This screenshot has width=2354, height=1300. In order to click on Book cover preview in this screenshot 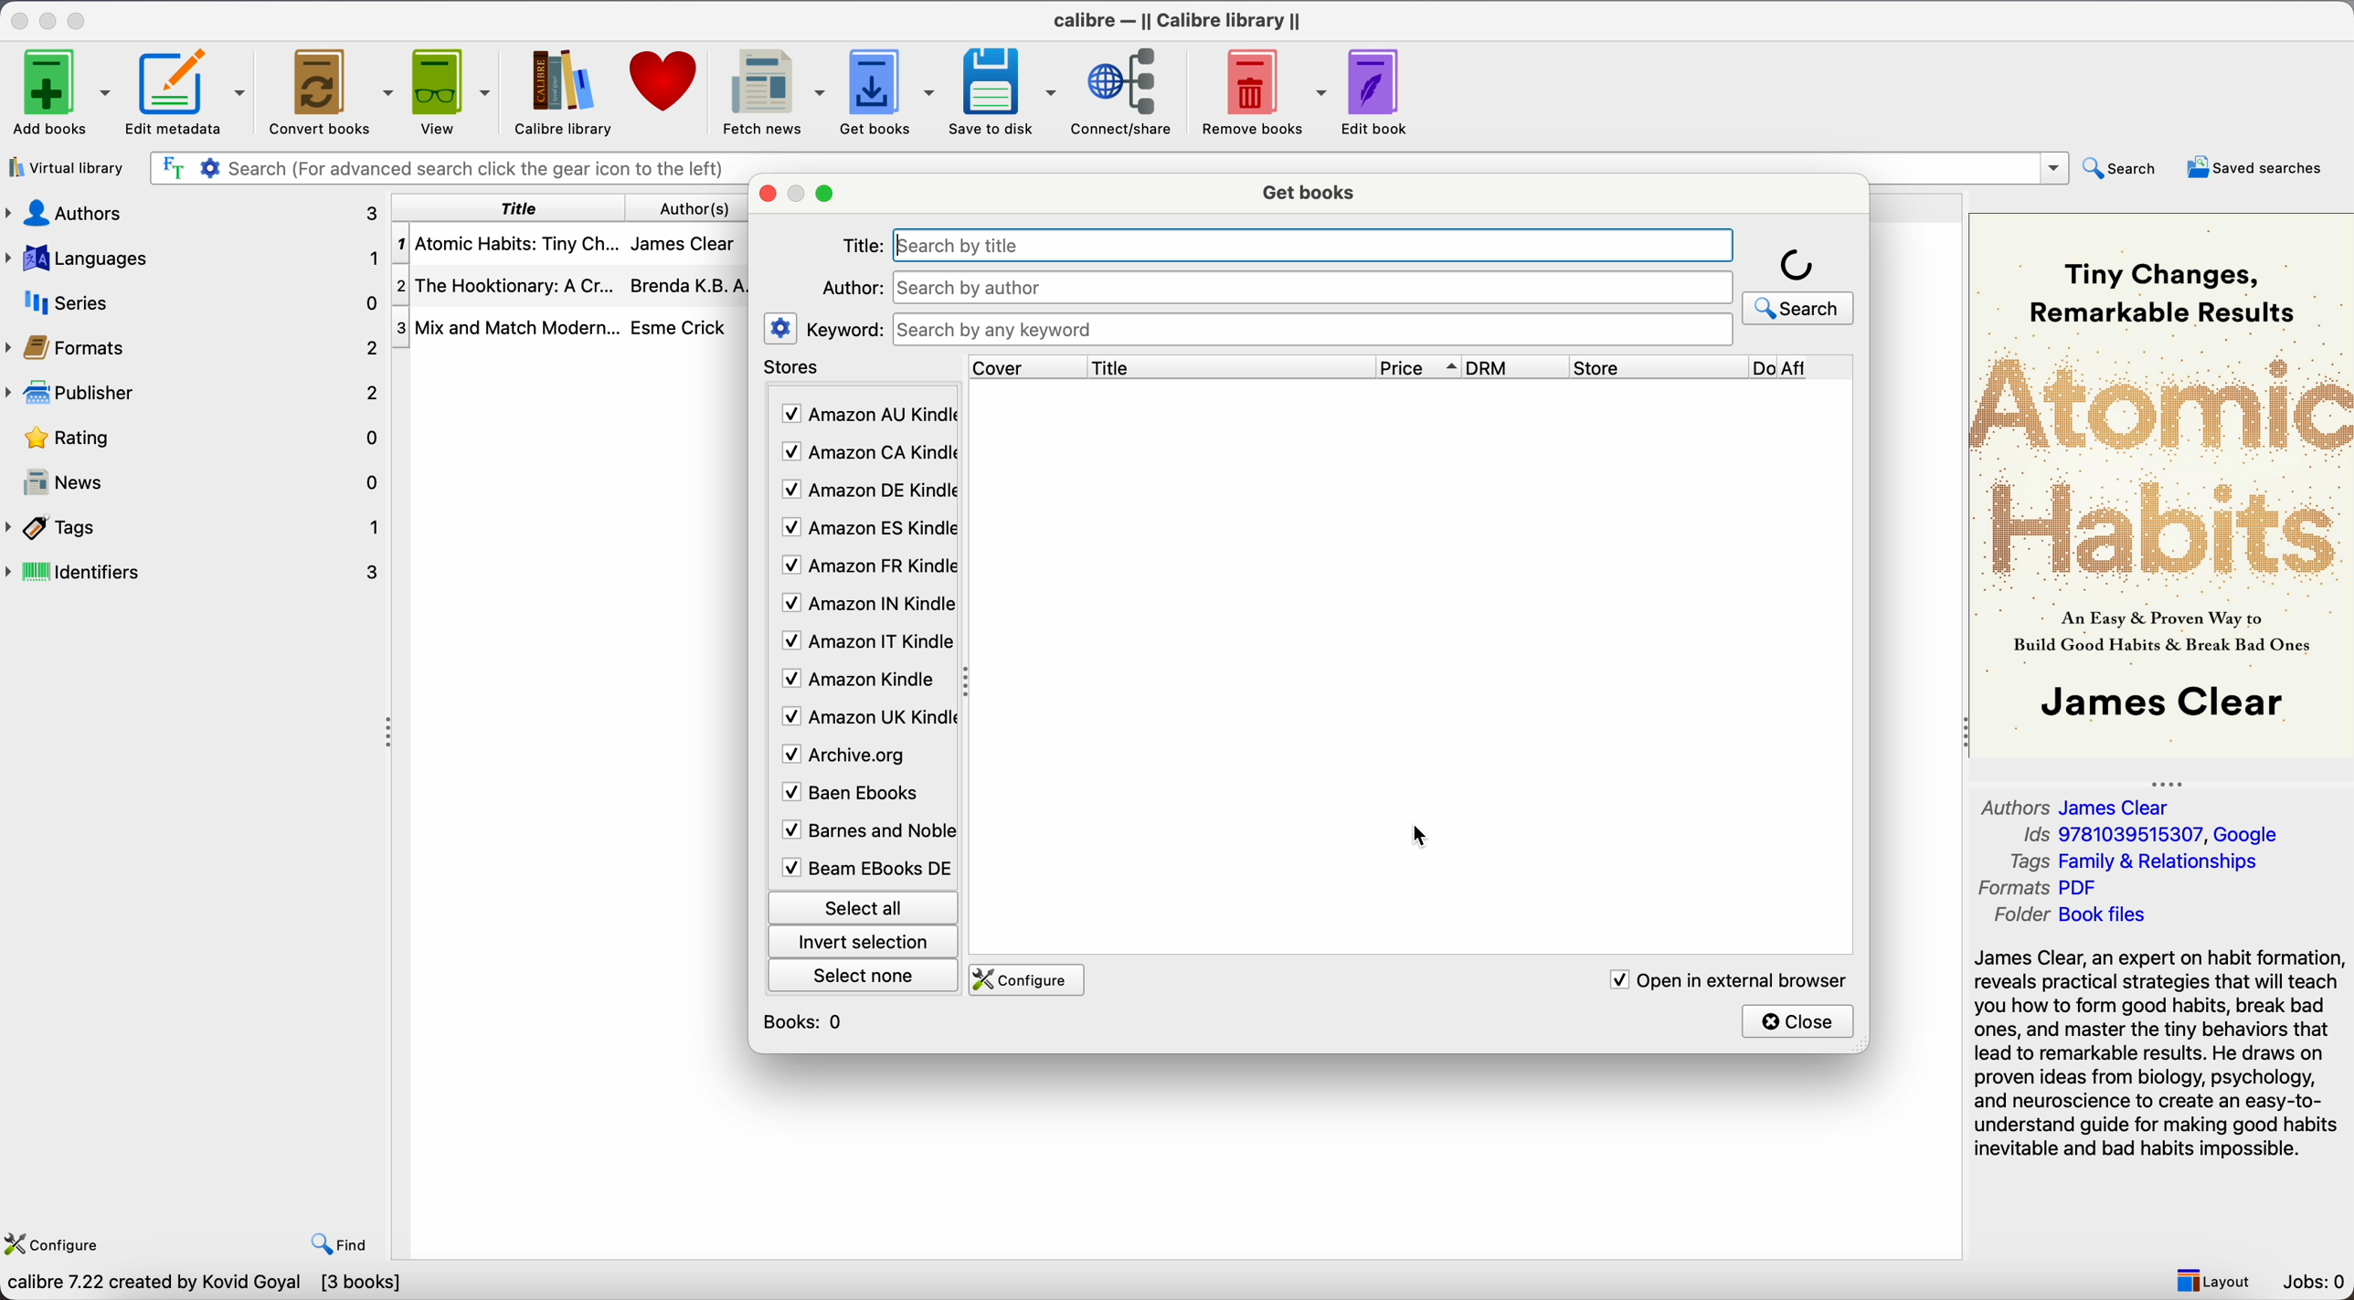, I will do `click(2161, 483)`.